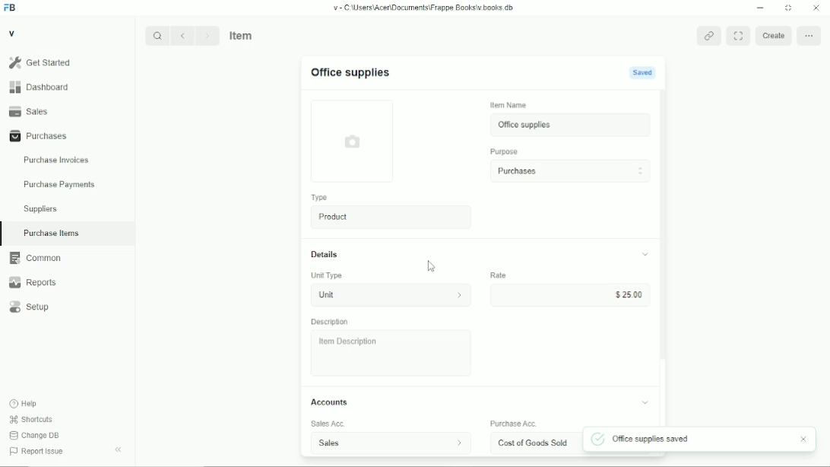 The height and width of the screenshot is (467, 830). Describe the element at coordinates (207, 35) in the screenshot. I see `Next` at that location.